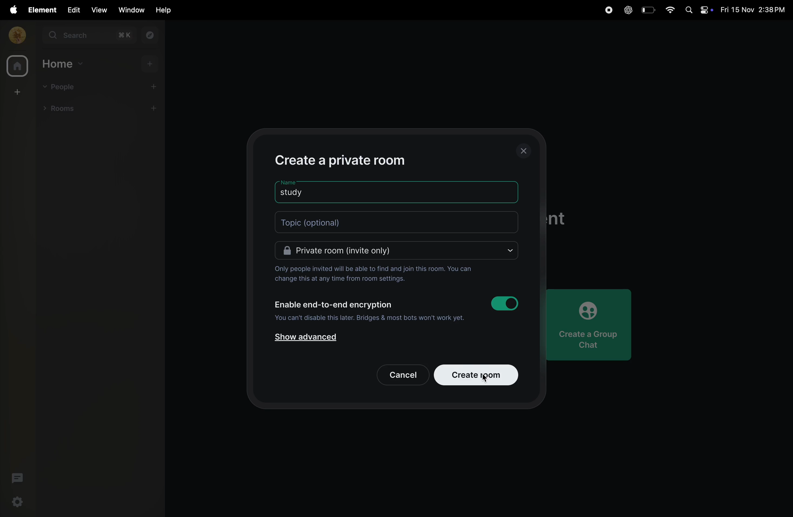 This screenshot has width=793, height=517. Describe the element at coordinates (98, 10) in the screenshot. I see `view` at that location.